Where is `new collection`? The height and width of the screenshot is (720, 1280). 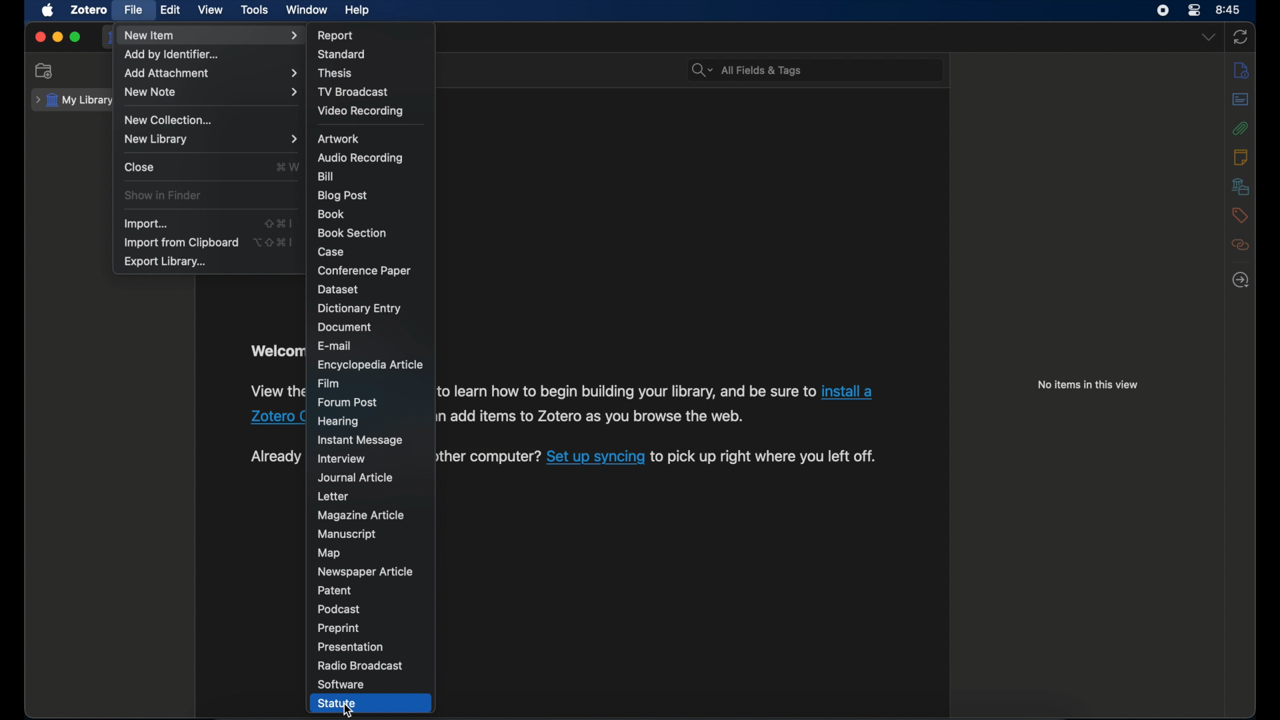 new collection is located at coordinates (169, 120).